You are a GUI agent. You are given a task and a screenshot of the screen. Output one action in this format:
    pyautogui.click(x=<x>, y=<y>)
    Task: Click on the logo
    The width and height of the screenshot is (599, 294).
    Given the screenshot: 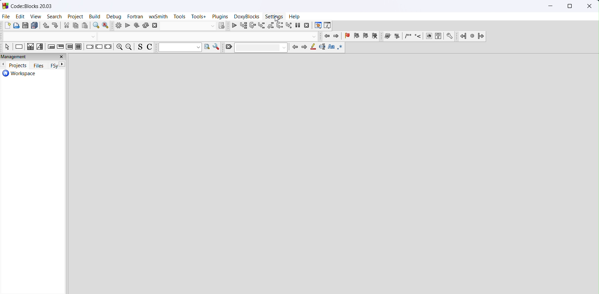 What is the action you would take?
    pyautogui.click(x=6, y=6)
    